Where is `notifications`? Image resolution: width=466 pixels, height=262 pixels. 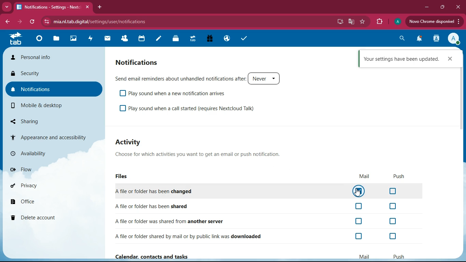 notifications is located at coordinates (419, 39).